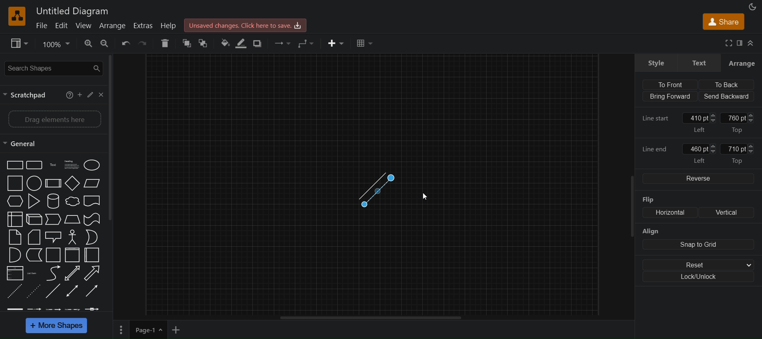 The image size is (762, 339). What do you see at coordinates (72, 237) in the screenshot?
I see `Actor` at bounding box center [72, 237].